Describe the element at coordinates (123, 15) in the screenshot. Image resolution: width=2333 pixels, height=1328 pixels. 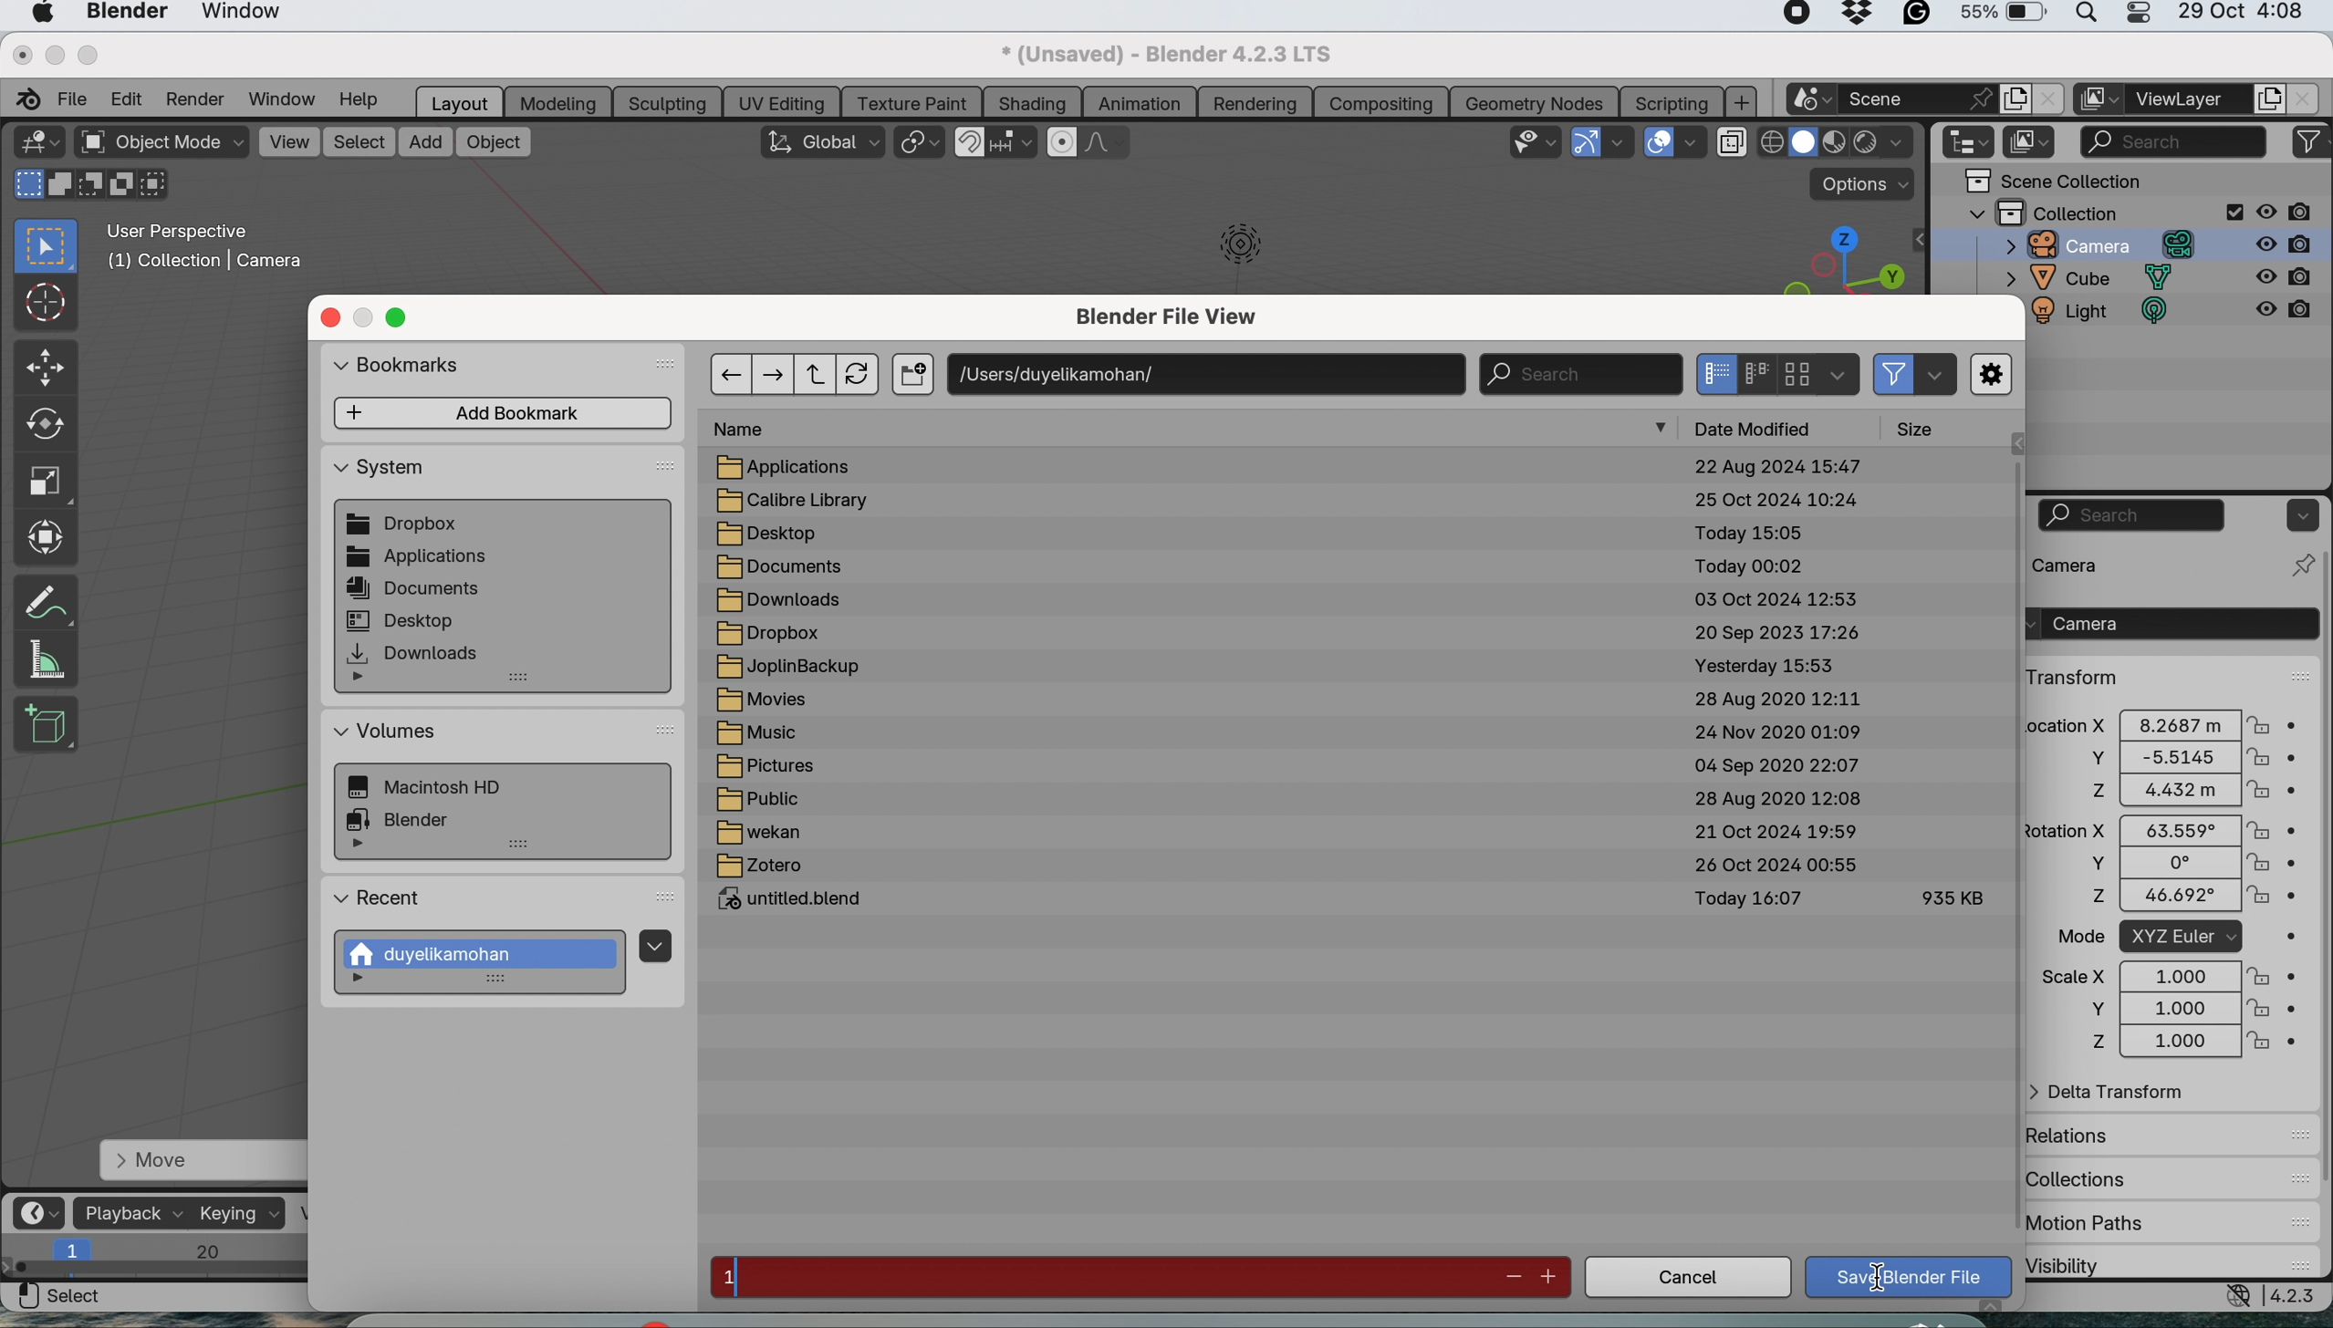
I see `blender` at that location.